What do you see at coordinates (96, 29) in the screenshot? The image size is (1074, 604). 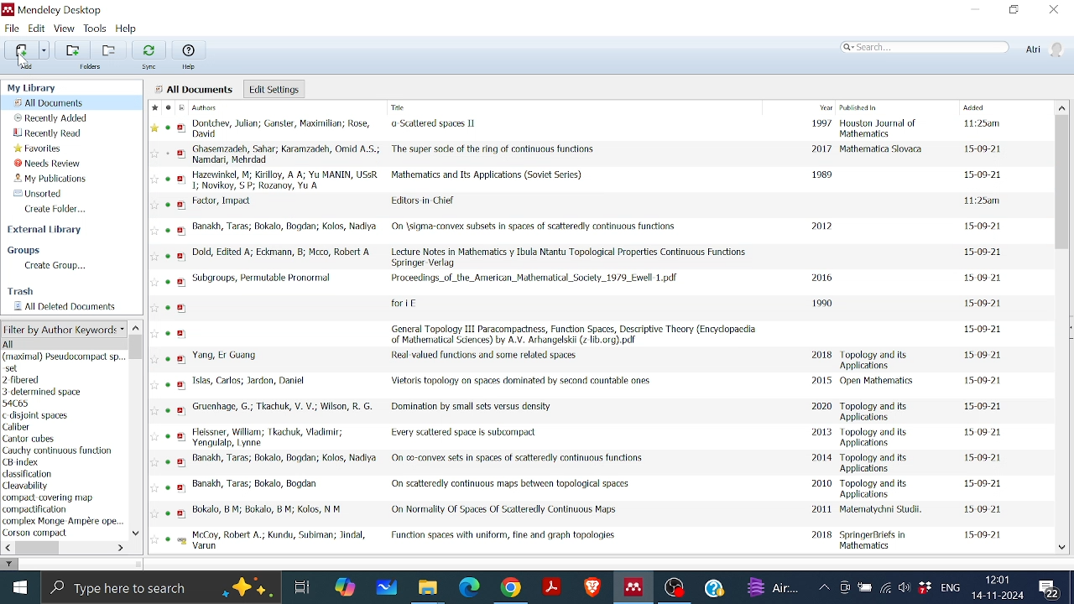 I see `Tools` at bounding box center [96, 29].